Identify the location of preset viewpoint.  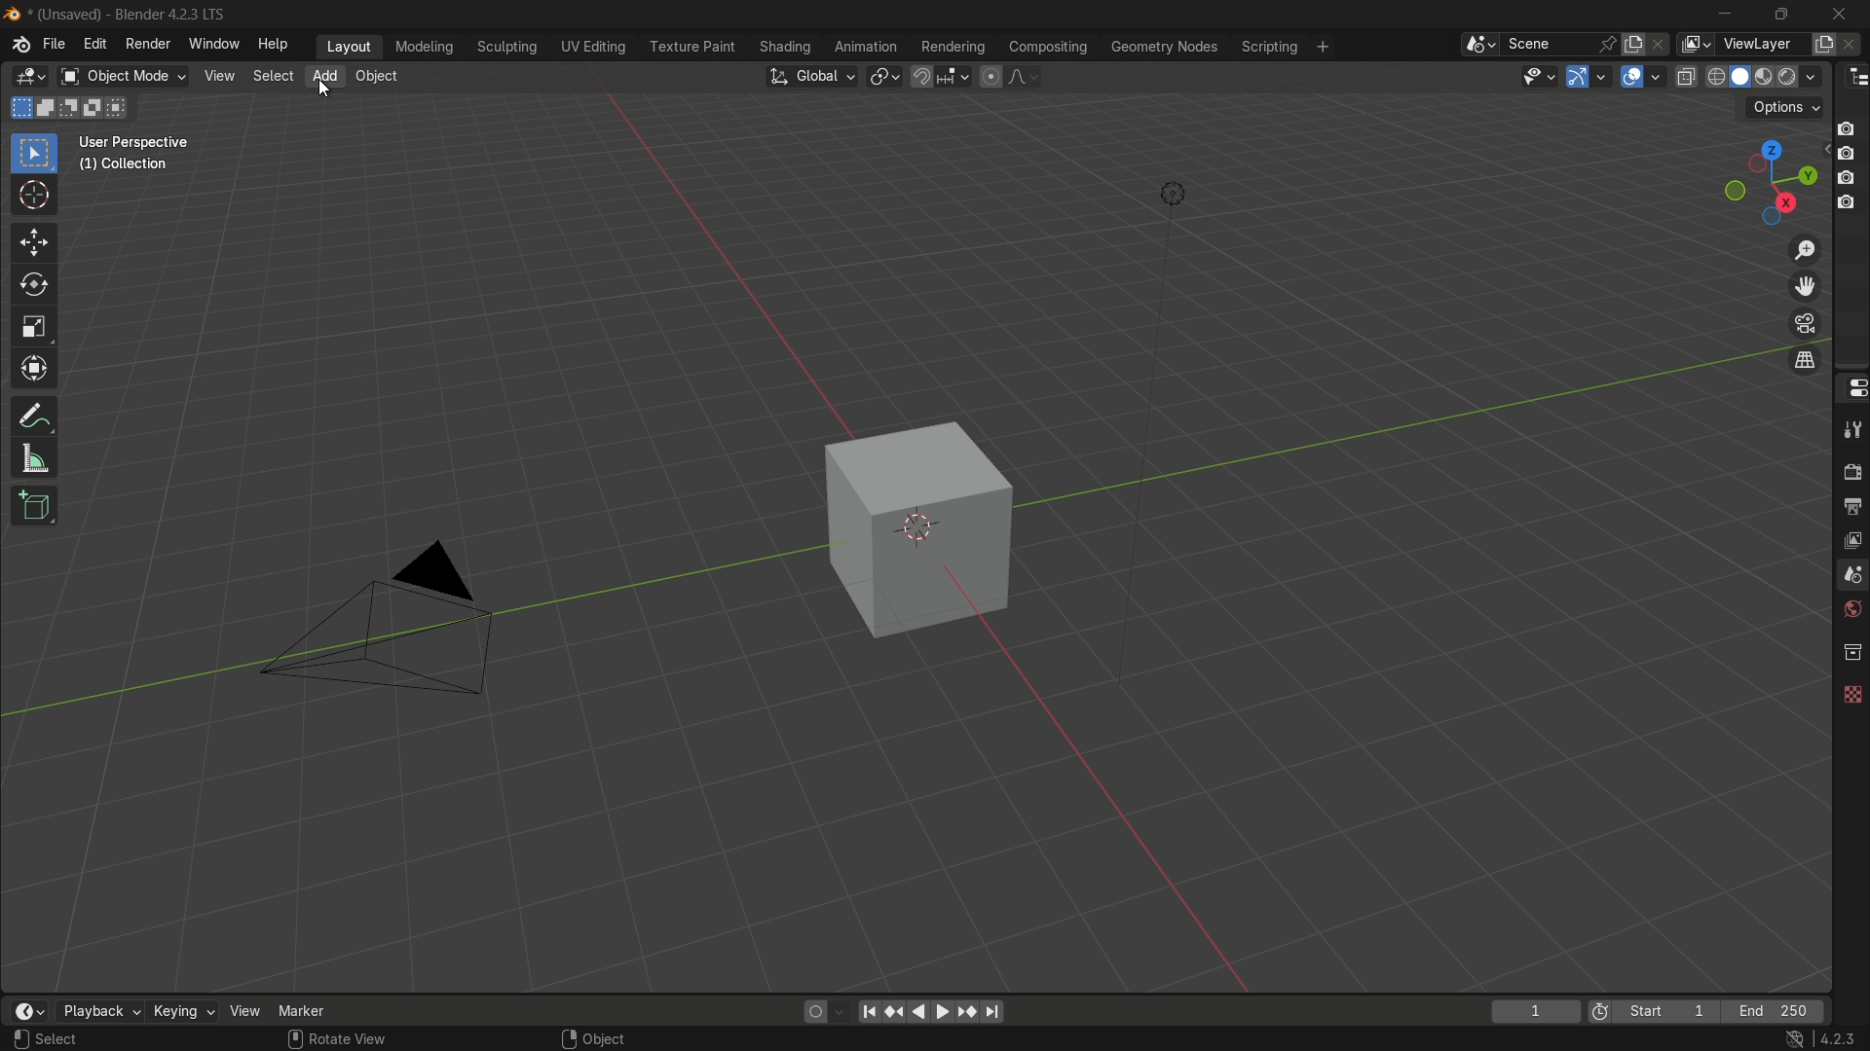
(1770, 183).